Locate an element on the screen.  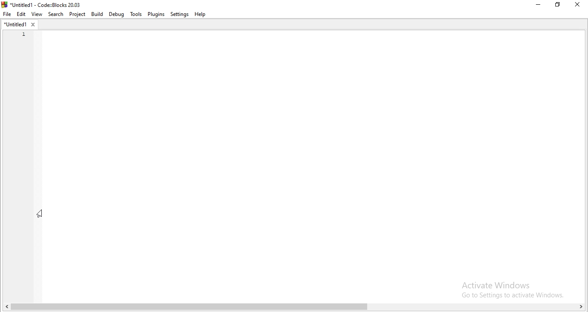
scroll bar is located at coordinates (294, 307).